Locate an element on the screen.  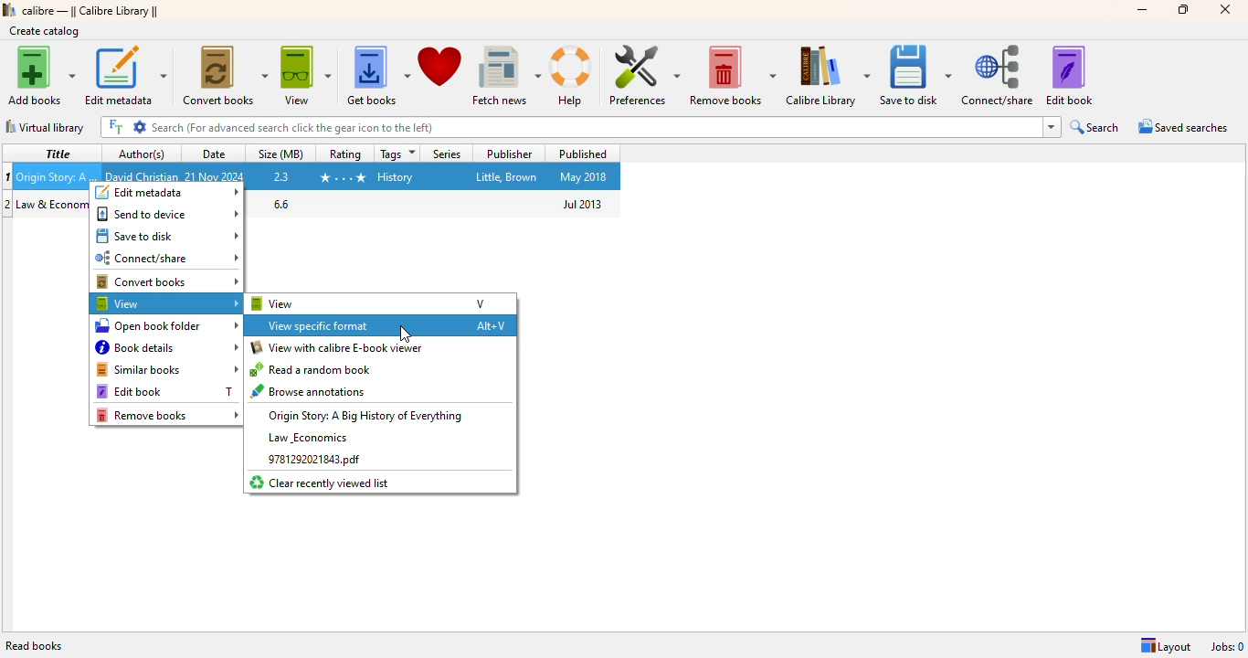
size in mbs is located at coordinates (282, 175).